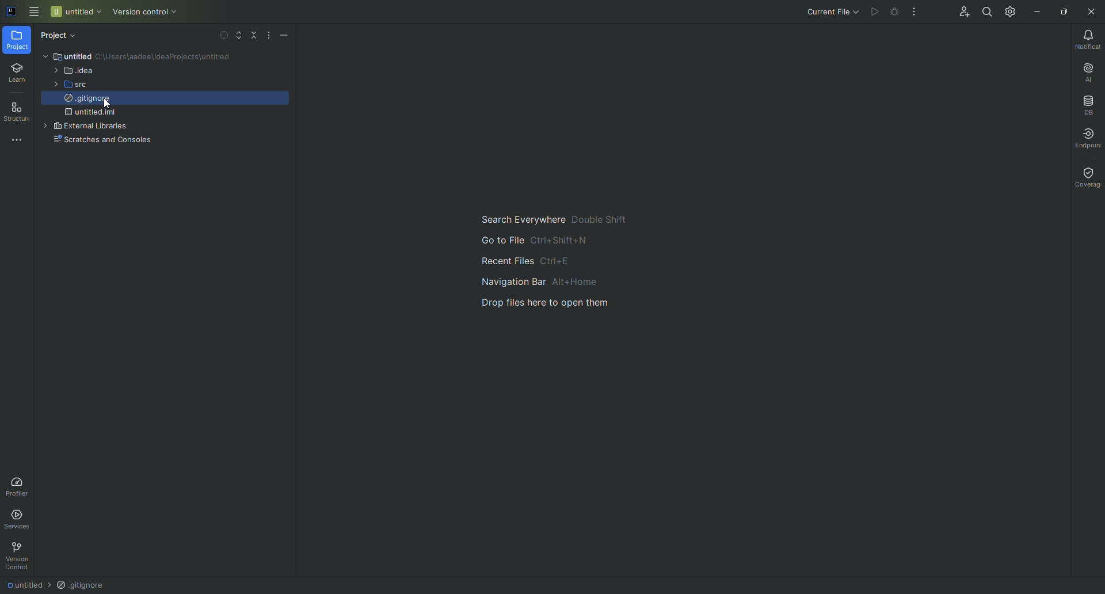 Image resolution: width=1105 pixels, height=594 pixels. I want to click on Close, so click(1092, 12).